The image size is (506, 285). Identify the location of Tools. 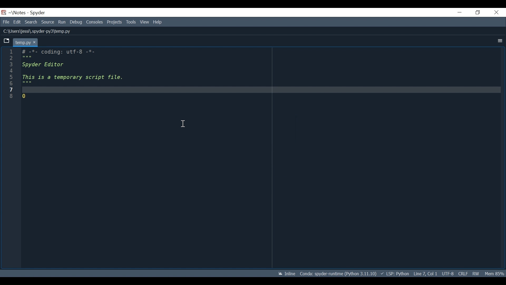
(131, 22).